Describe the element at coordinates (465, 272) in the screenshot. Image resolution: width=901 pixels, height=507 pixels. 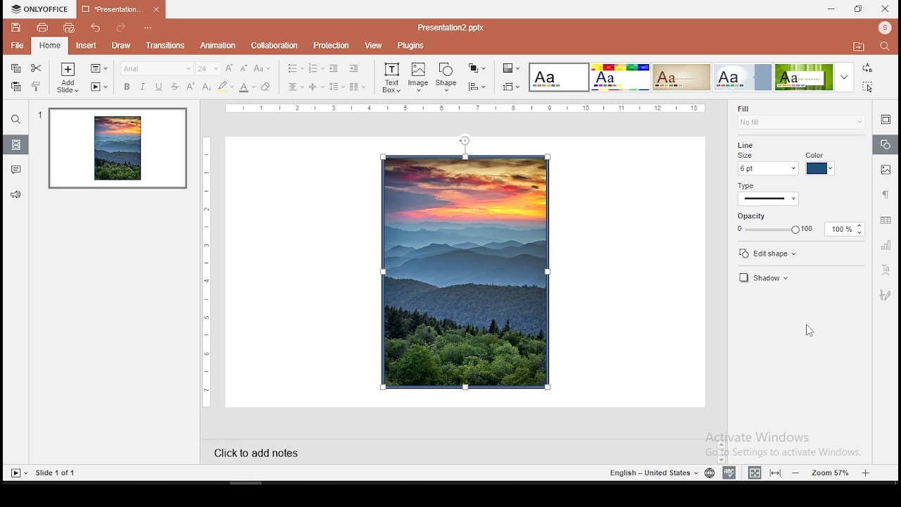
I see `image` at that location.